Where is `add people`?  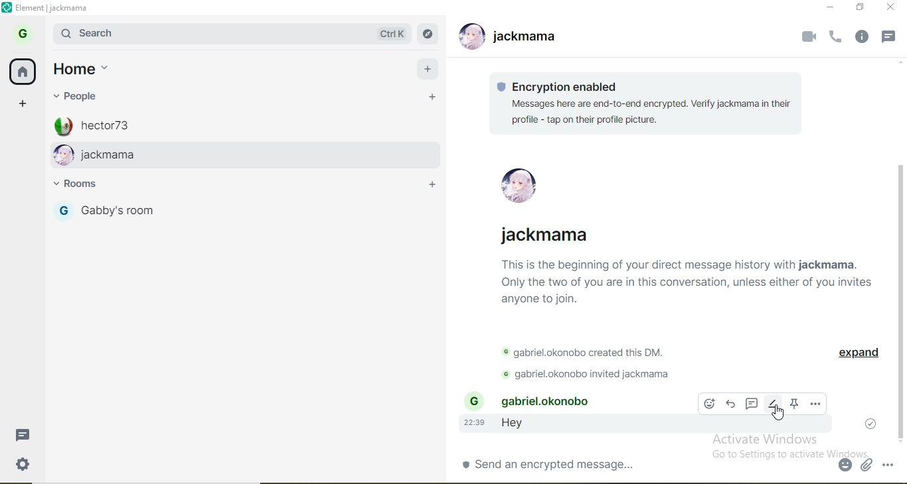 add people is located at coordinates (433, 98).